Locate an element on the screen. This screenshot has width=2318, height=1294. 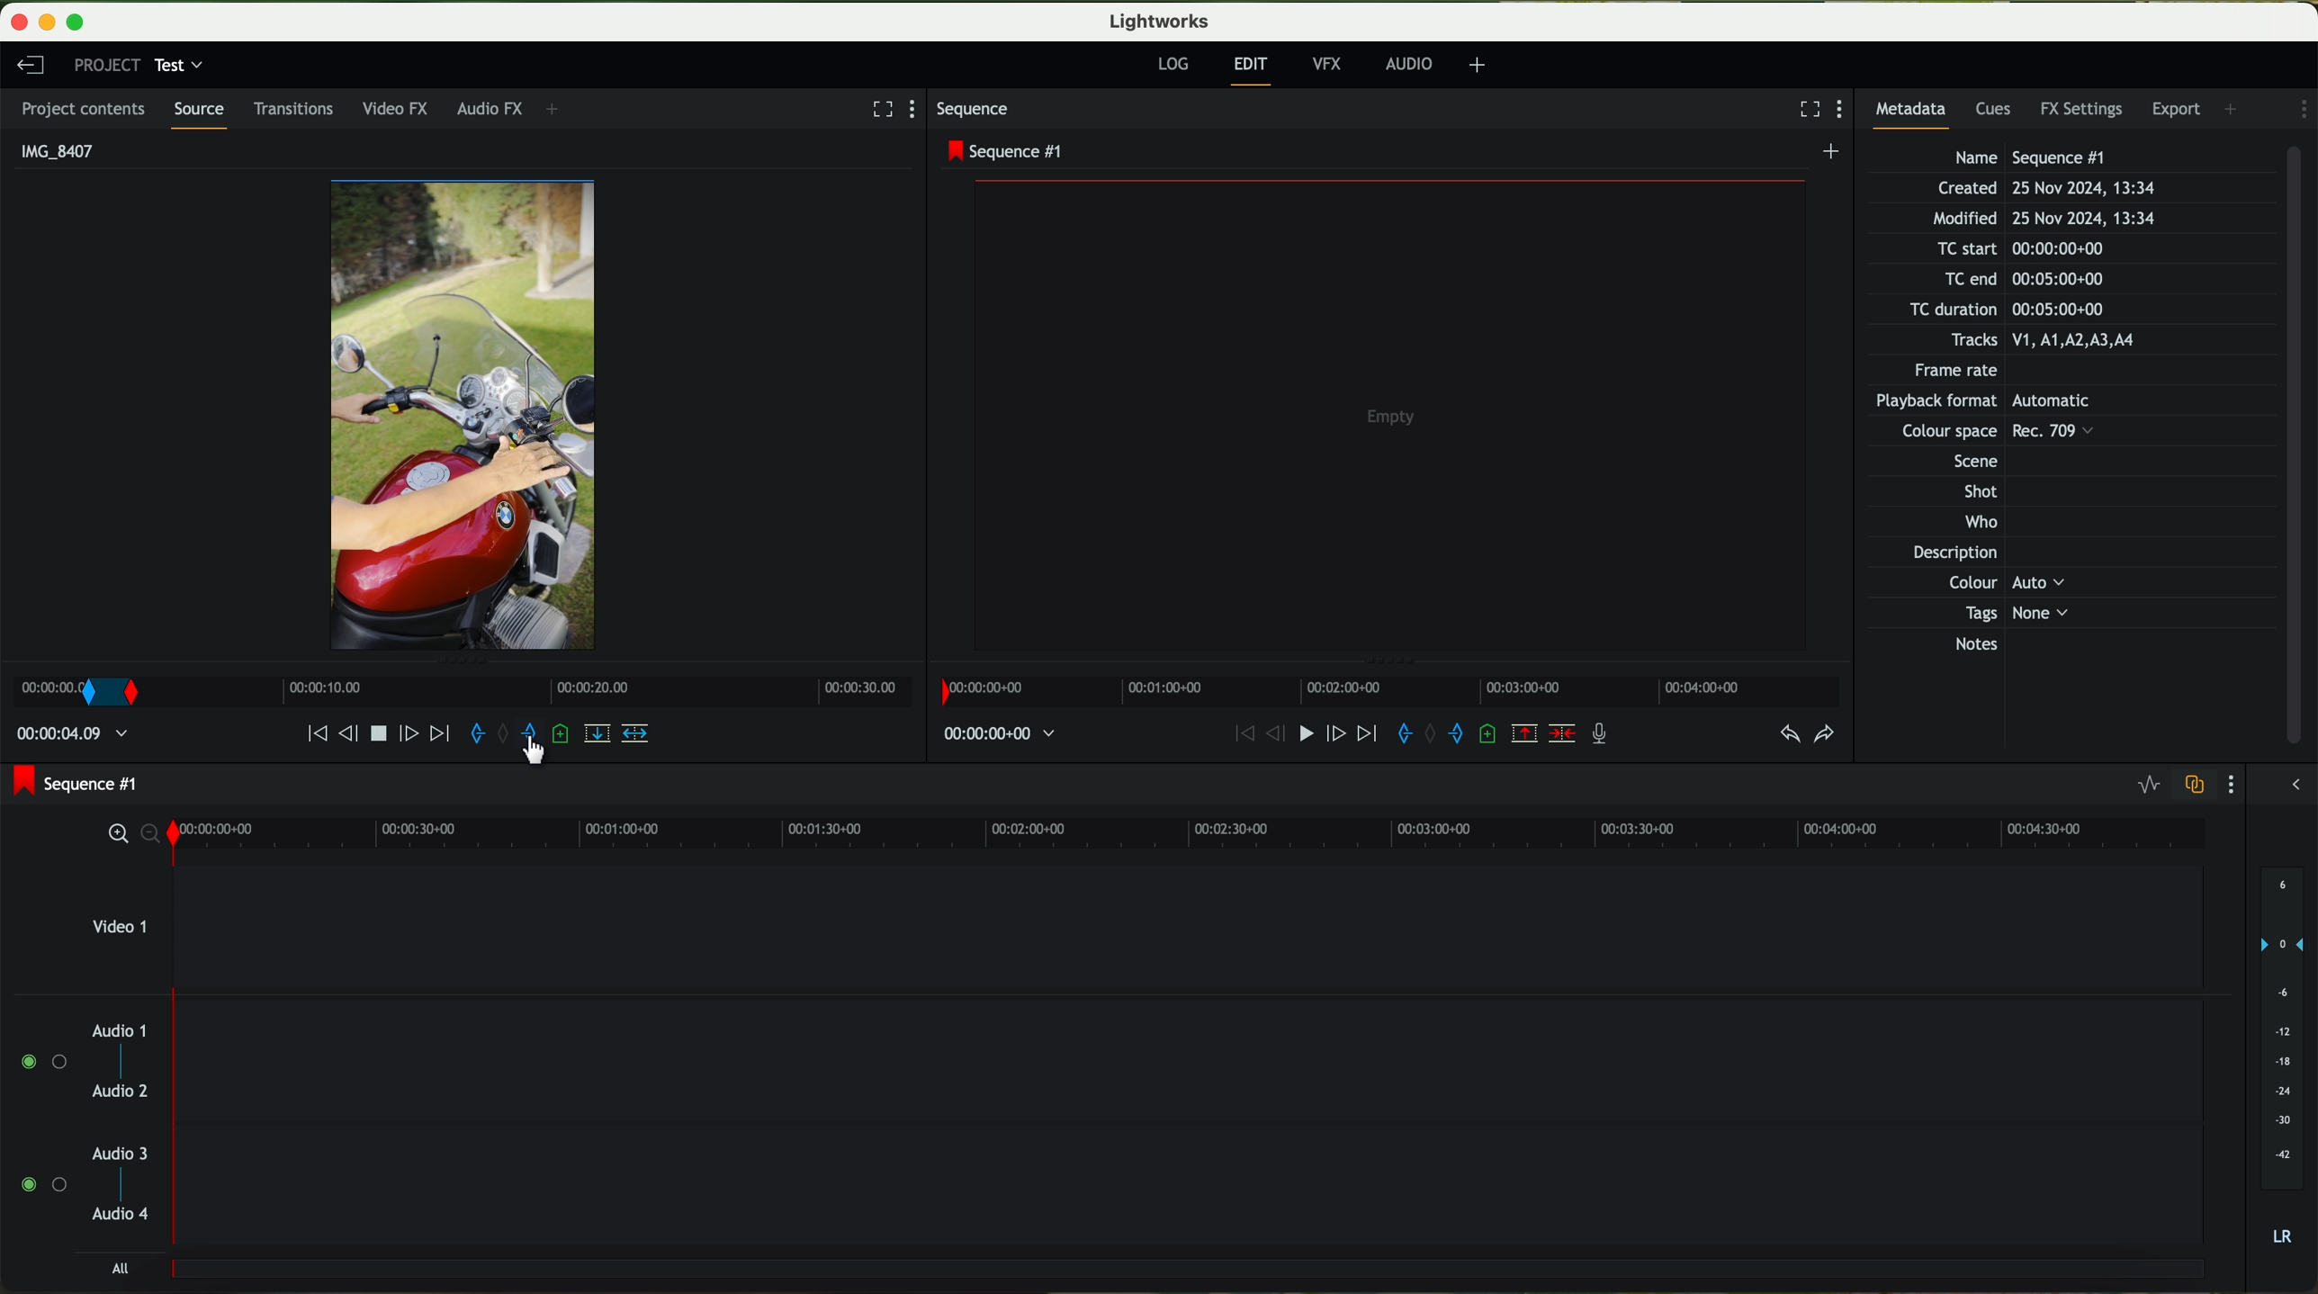
enable audio tracks is located at coordinates (40, 1124).